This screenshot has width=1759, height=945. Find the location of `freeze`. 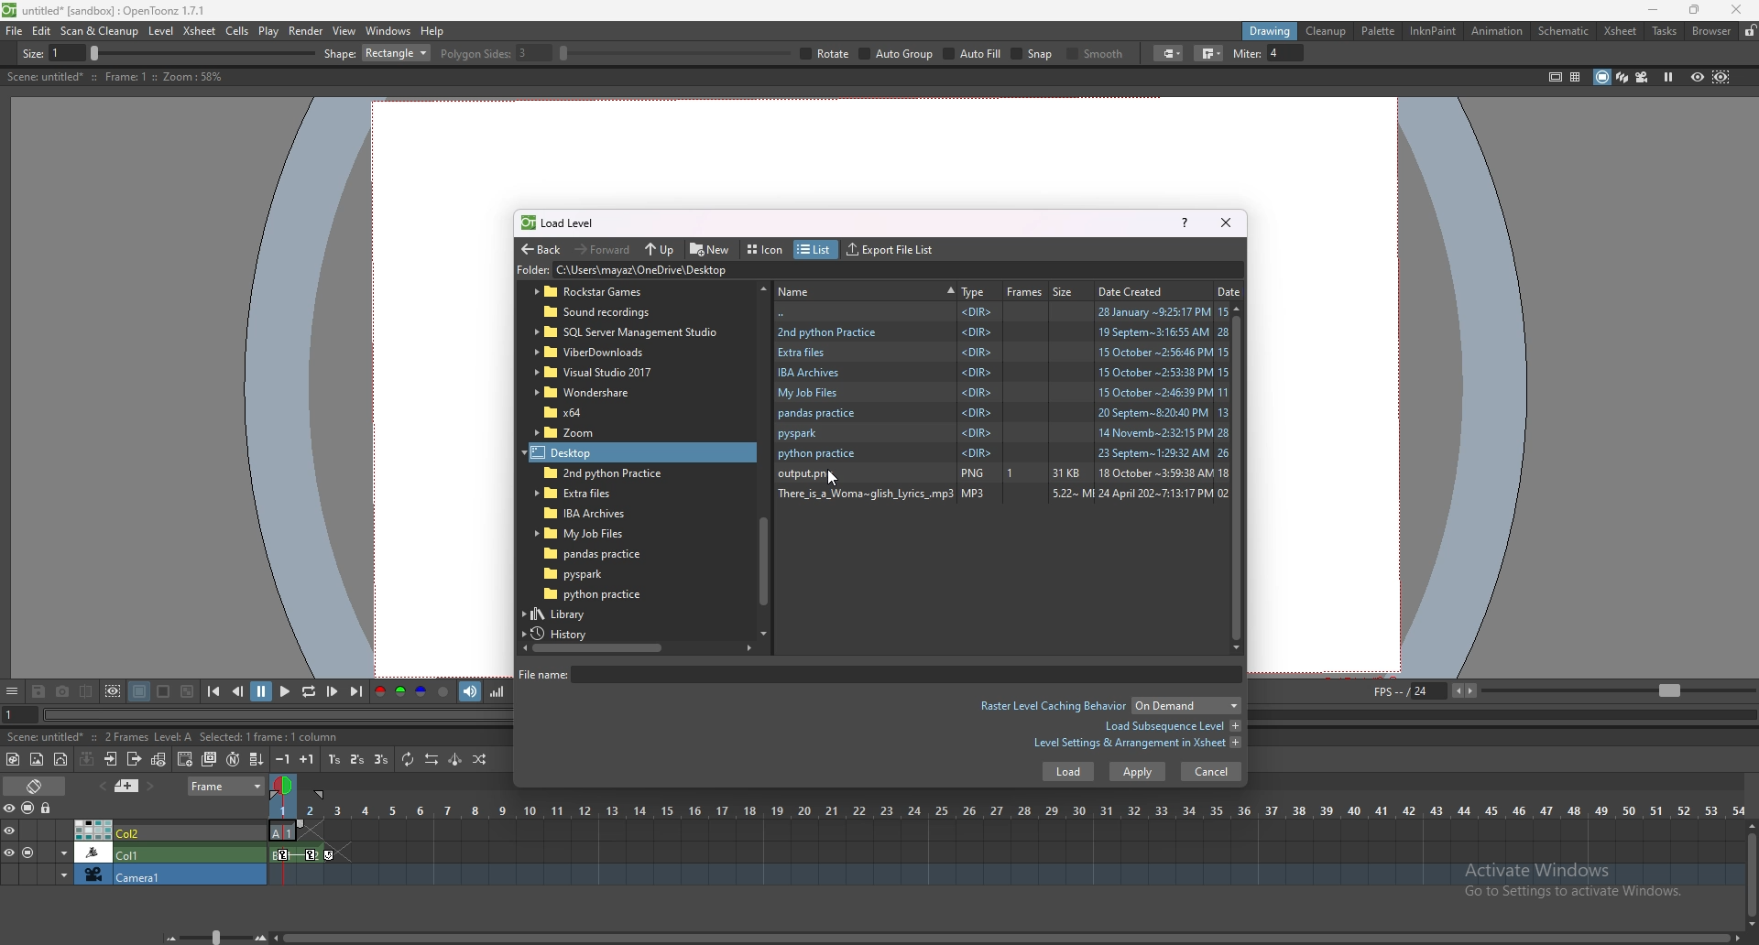

freeze is located at coordinates (1668, 76).